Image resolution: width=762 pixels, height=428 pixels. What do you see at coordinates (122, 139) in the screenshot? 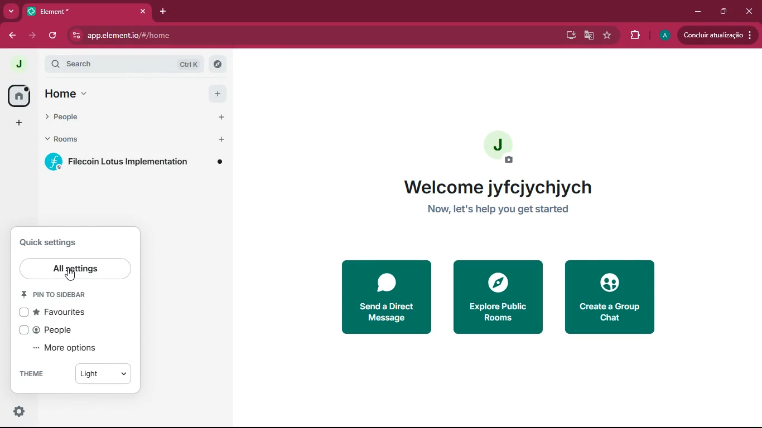
I see `rooms` at bounding box center [122, 139].